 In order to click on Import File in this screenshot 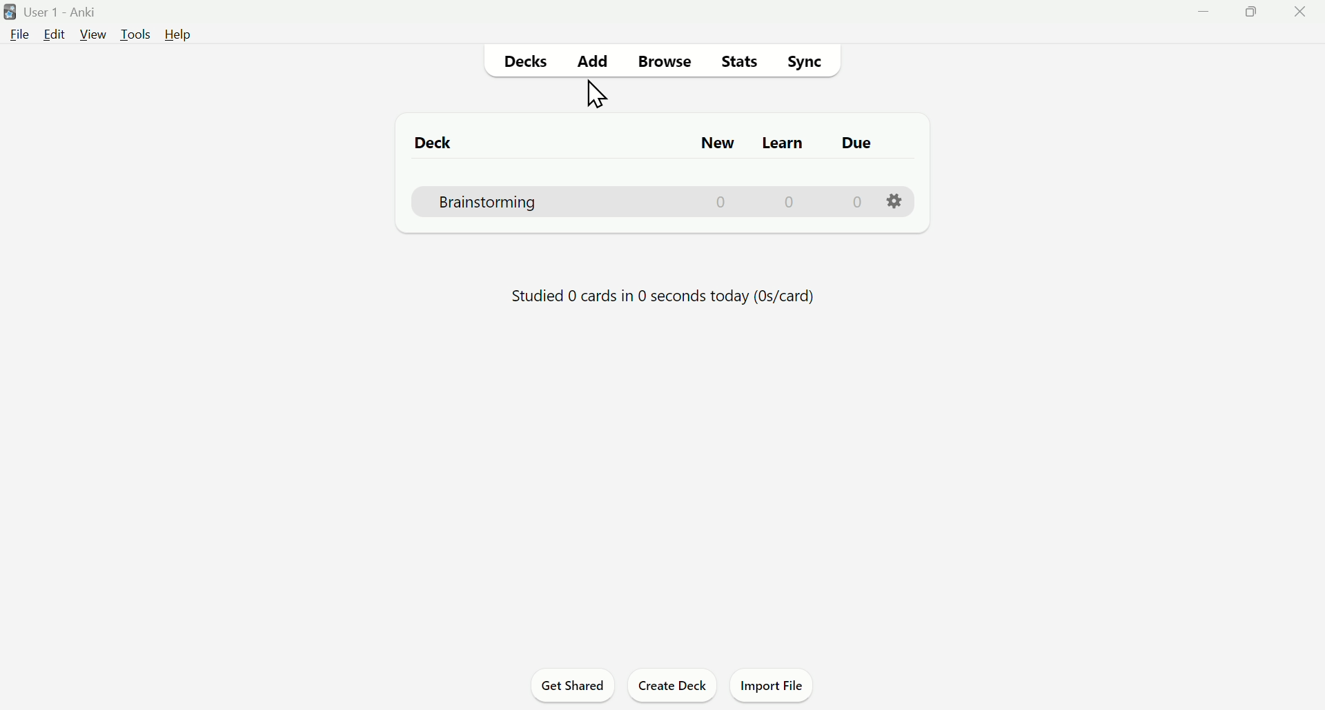, I will do `click(773, 682)`.